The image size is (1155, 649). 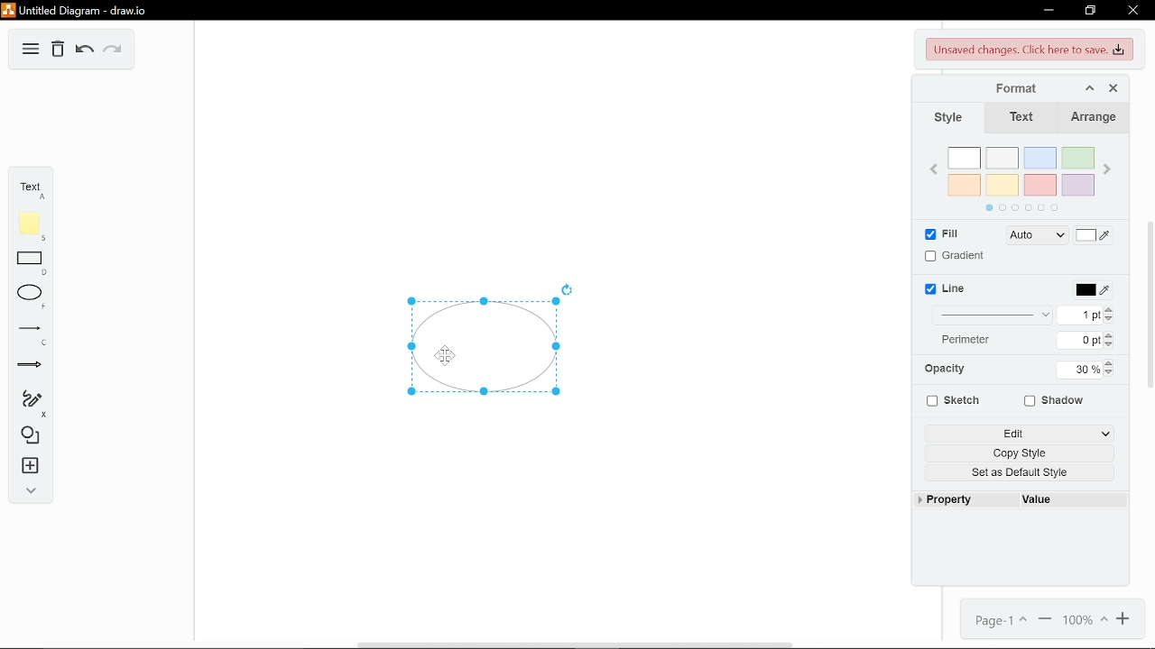 I want to click on Expand collapse, so click(x=30, y=491).